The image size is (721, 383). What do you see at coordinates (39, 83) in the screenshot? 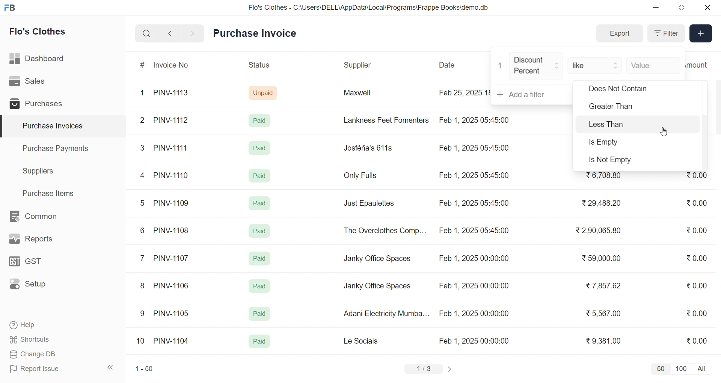
I see `Sales` at bounding box center [39, 83].